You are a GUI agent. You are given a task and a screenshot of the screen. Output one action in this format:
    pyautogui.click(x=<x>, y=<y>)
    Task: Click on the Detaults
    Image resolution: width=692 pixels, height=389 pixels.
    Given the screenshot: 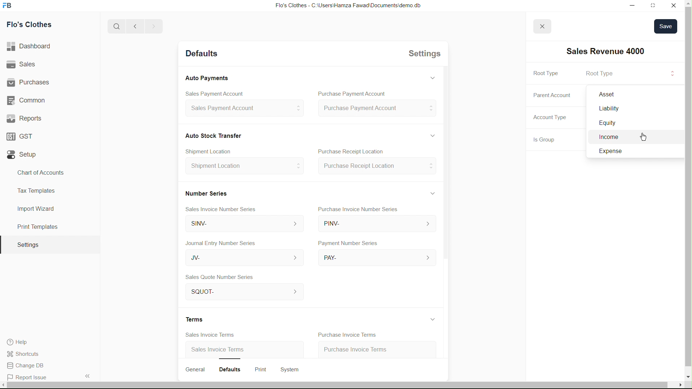 What is the action you would take?
    pyautogui.click(x=204, y=54)
    